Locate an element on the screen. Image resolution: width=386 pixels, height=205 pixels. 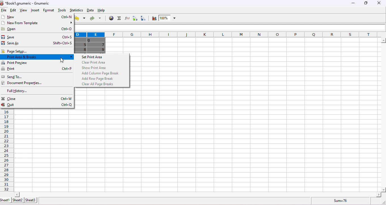
maximize is located at coordinates (365, 3).